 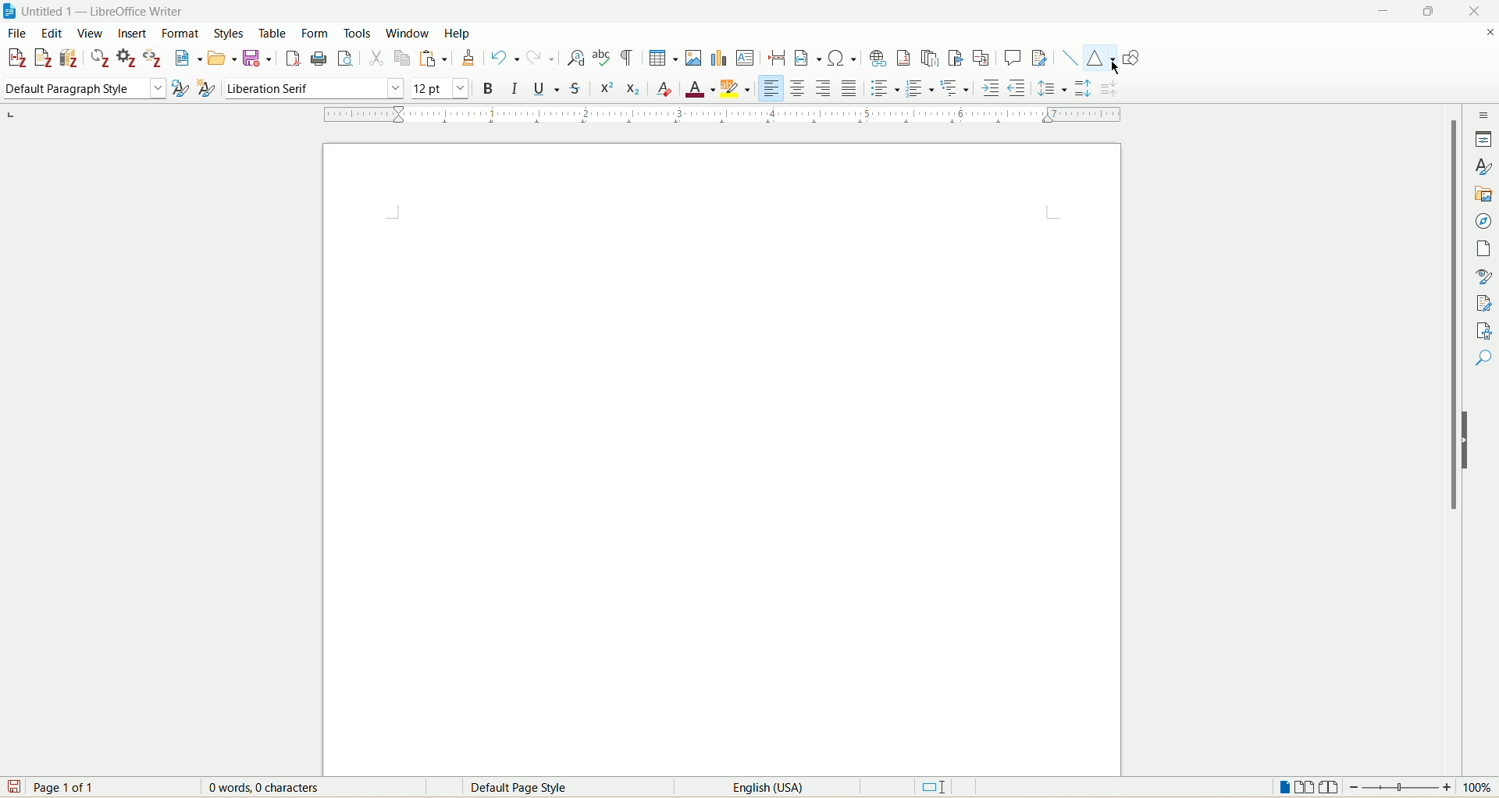 I want to click on new, so click(x=188, y=58).